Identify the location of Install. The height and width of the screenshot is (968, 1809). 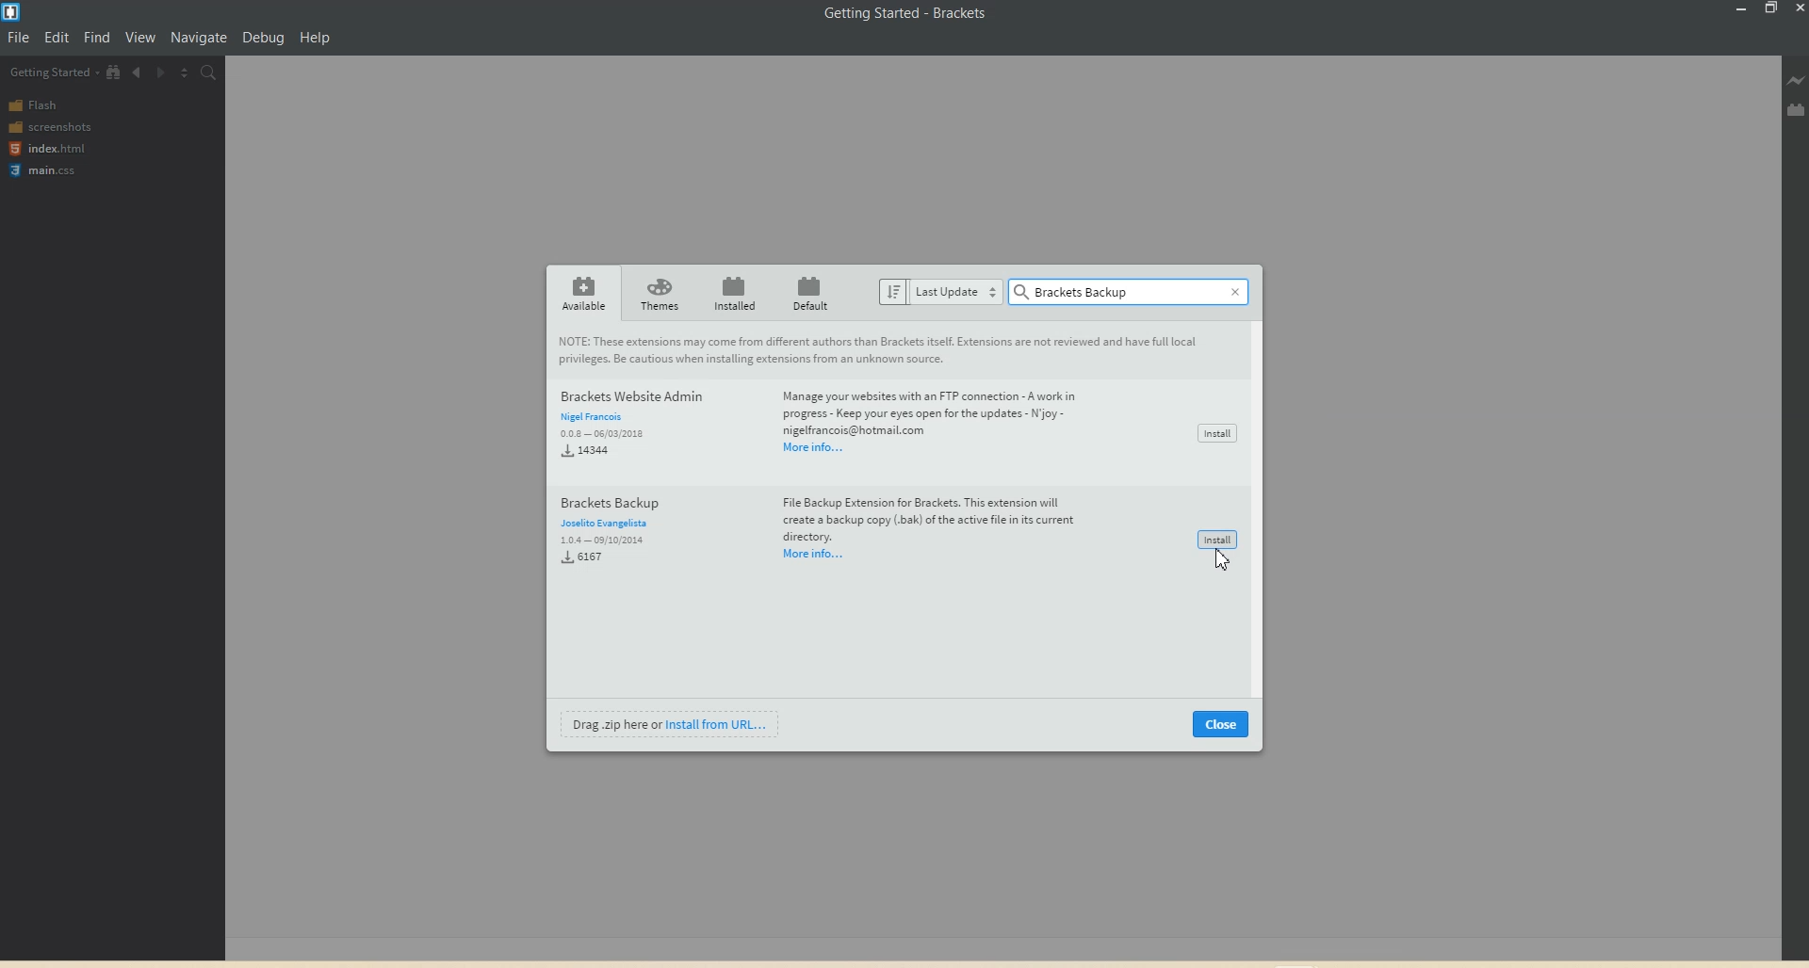
(1219, 539).